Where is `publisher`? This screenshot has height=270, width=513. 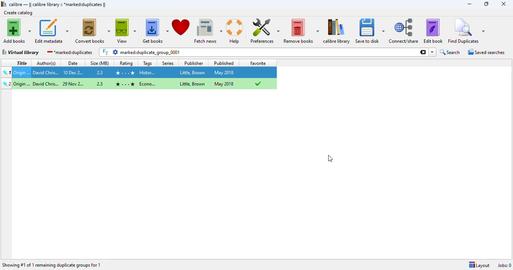
publisher is located at coordinates (196, 62).